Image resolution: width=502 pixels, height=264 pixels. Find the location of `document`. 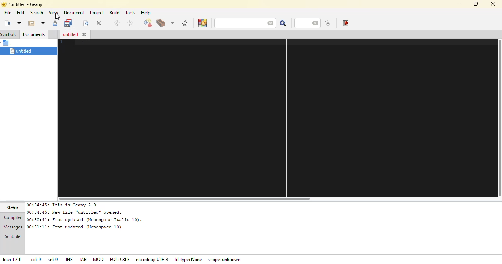

document is located at coordinates (74, 12).